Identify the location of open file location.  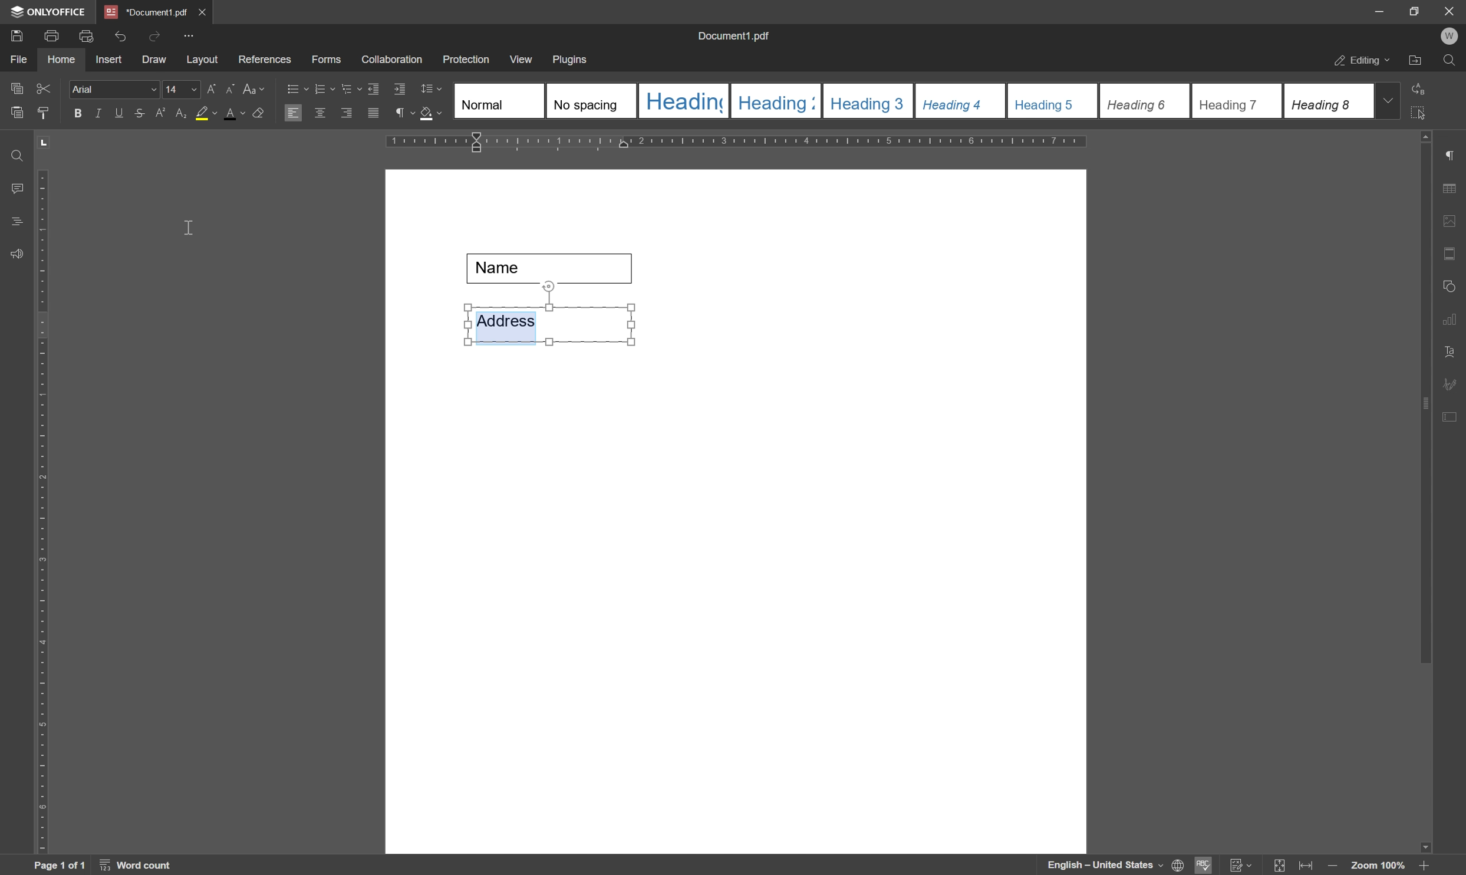
(1416, 62).